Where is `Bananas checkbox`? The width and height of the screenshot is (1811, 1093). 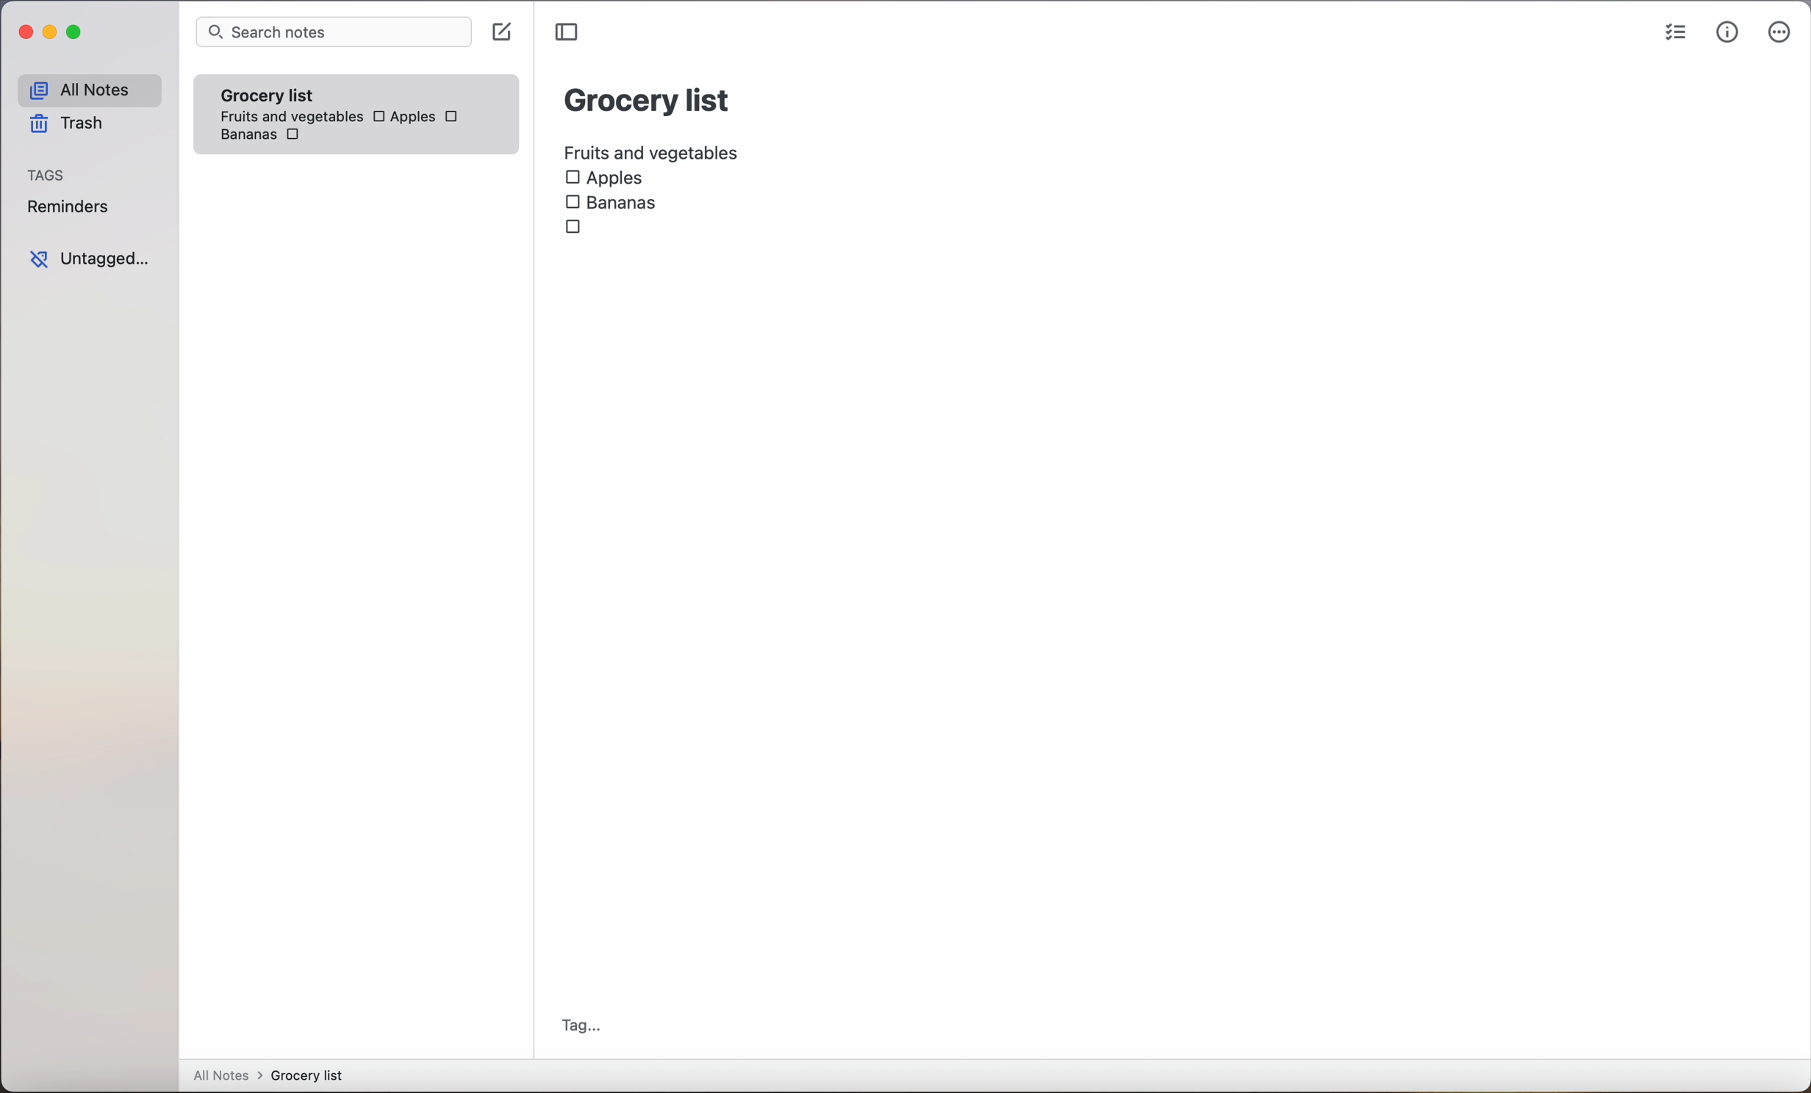 Bananas checkbox is located at coordinates (608, 205).